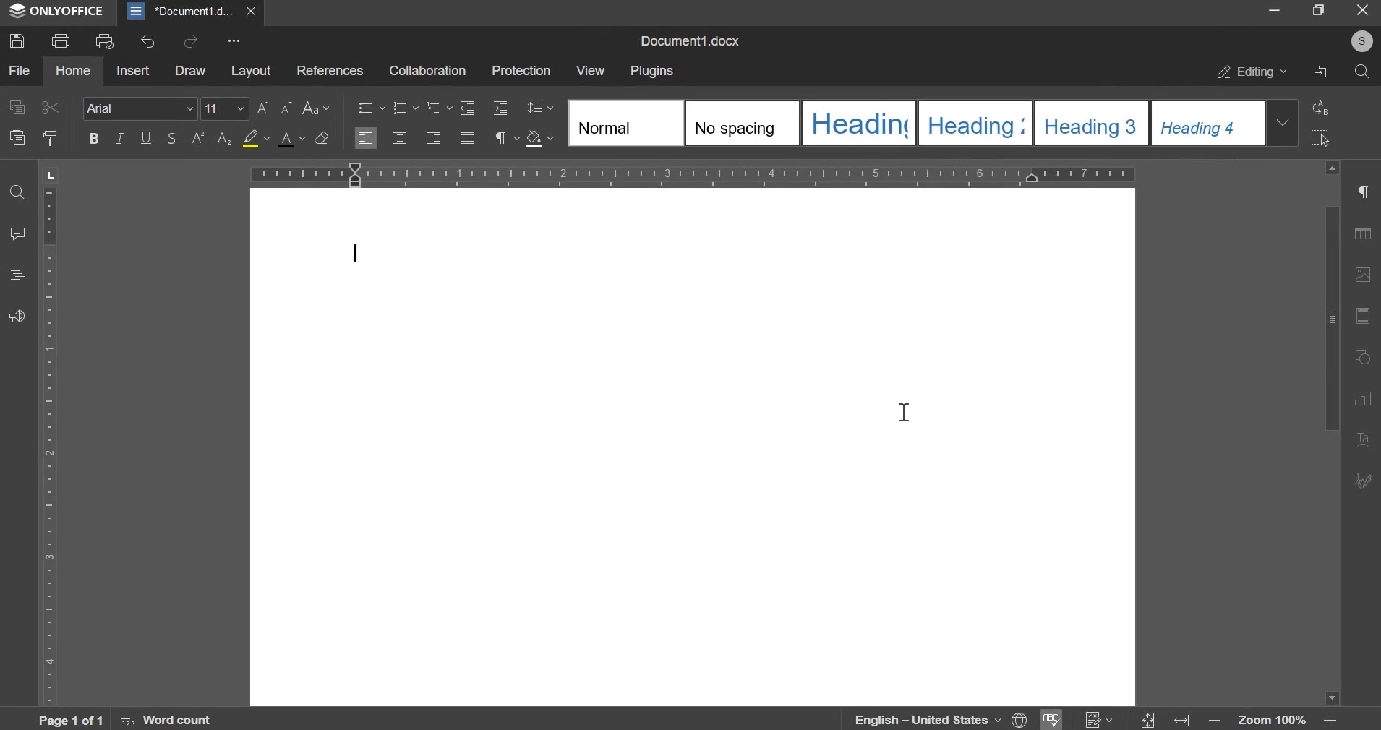 The image size is (1381, 730). What do you see at coordinates (20, 233) in the screenshot?
I see `Messages` at bounding box center [20, 233].